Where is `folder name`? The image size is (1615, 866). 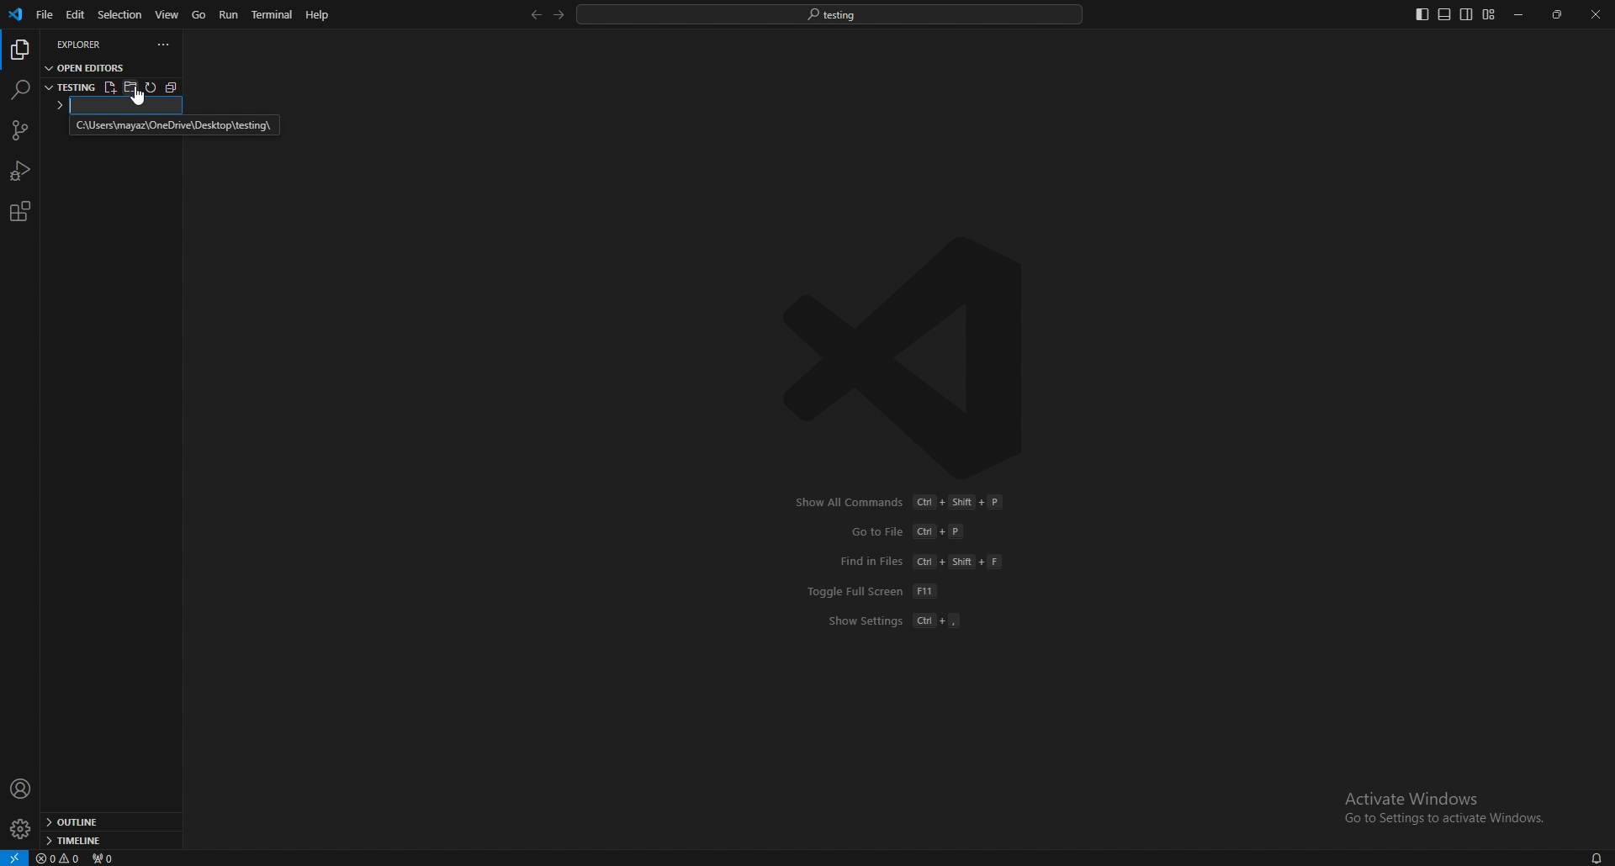
folder name is located at coordinates (70, 86).